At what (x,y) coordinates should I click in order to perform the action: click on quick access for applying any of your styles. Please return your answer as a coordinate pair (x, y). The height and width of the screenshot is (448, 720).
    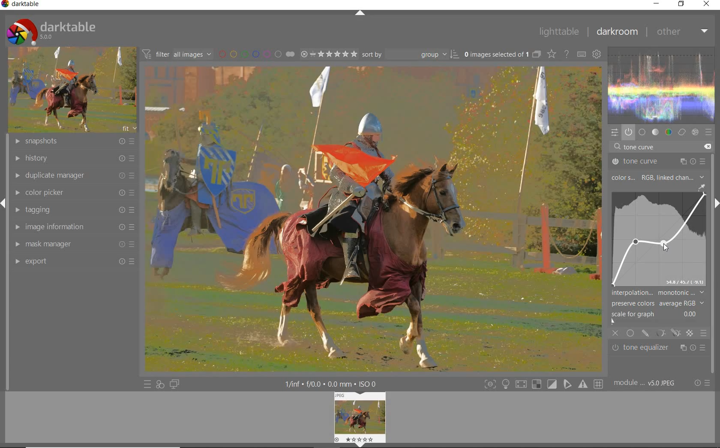
    Looking at the image, I should click on (159, 384).